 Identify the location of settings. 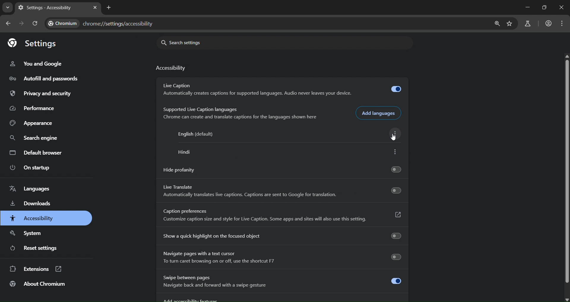
(32, 44).